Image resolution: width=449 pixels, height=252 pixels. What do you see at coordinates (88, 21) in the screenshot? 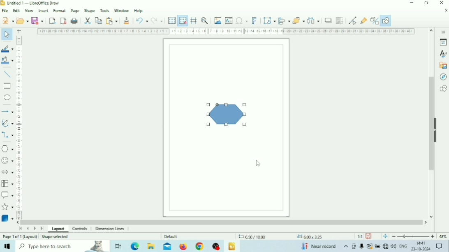
I see `Cut` at bounding box center [88, 21].